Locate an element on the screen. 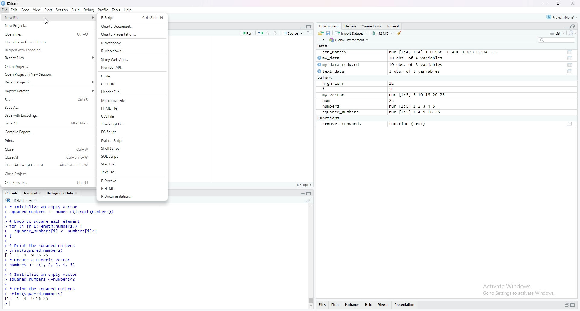 The width and height of the screenshot is (580, 311). Recent Projects is located at coordinates (47, 82).